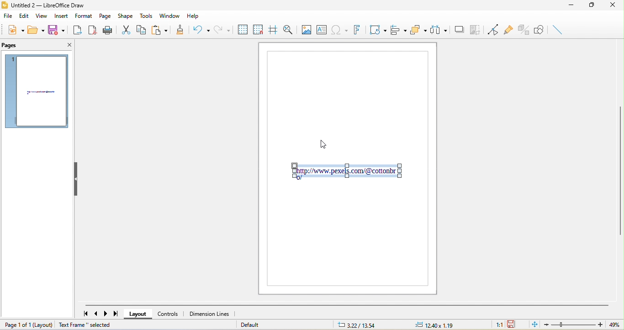 The image size is (624, 330). Describe the element at coordinates (341, 30) in the screenshot. I see `special character` at that location.